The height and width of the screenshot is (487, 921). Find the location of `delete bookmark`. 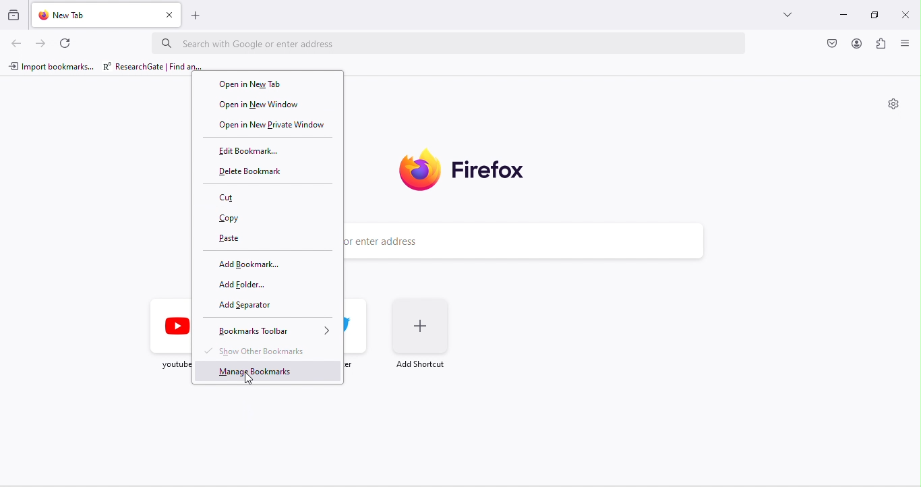

delete bookmark is located at coordinates (258, 172).